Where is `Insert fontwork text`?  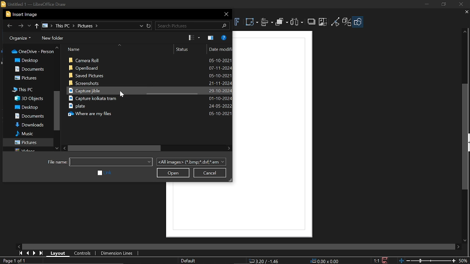 Insert fontwork text is located at coordinates (238, 22).